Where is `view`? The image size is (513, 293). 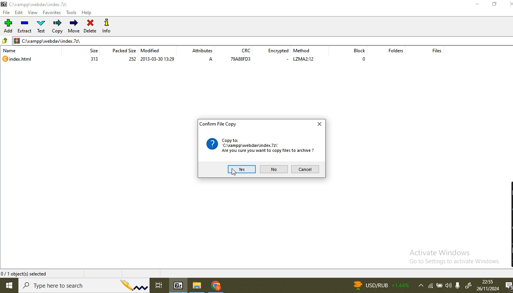 view is located at coordinates (34, 13).